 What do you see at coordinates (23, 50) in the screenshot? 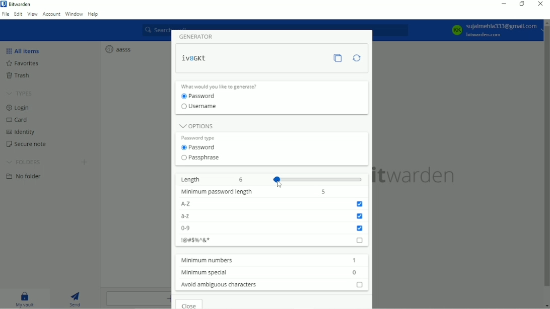
I see `All item` at bounding box center [23, 50].